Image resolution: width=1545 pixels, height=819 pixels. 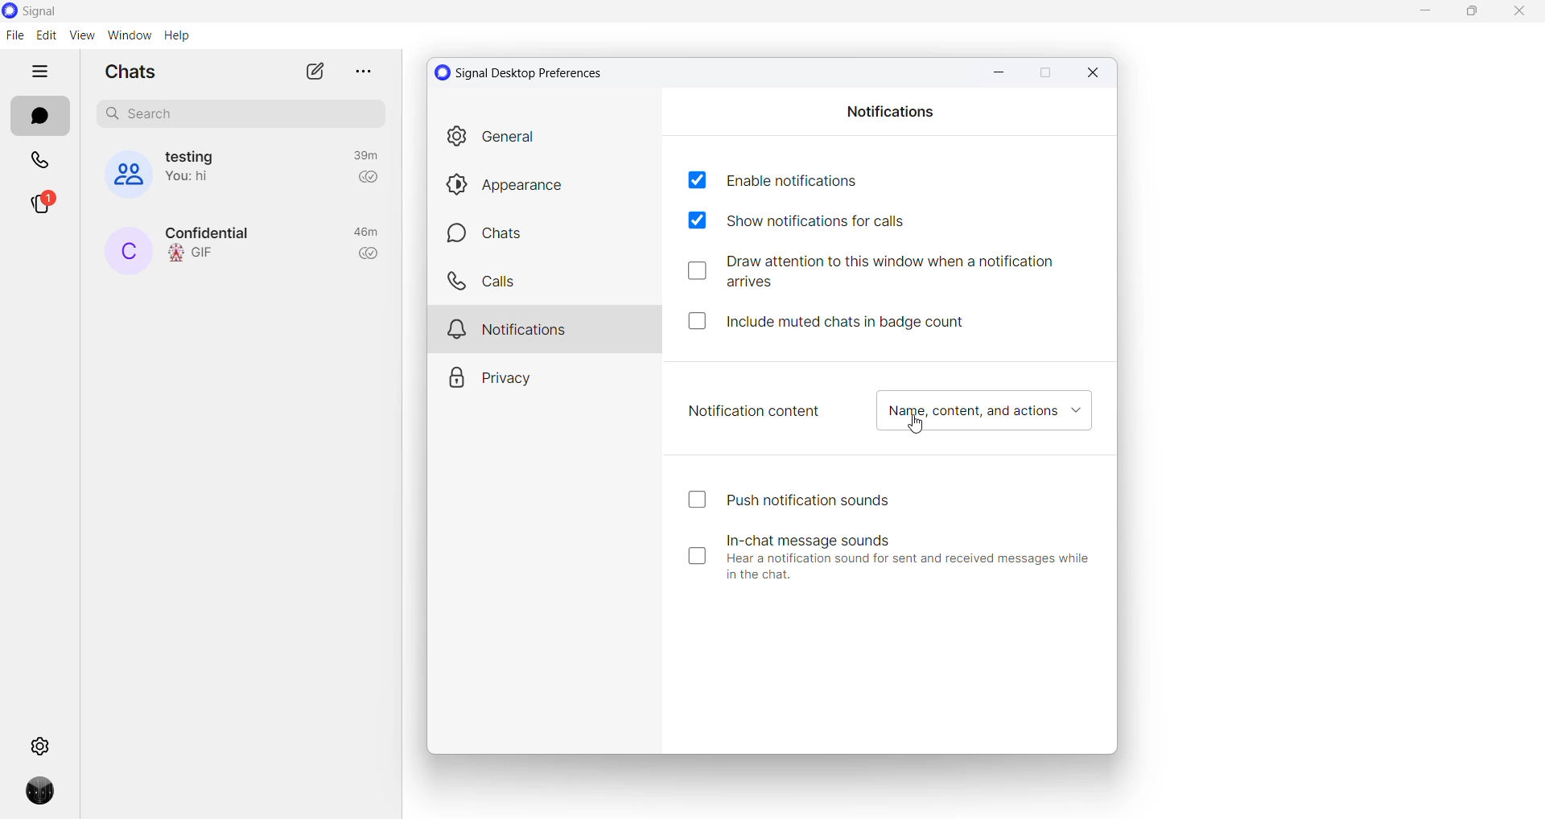 What do you see at coordinates (37, 117) in the screenshot?
I see `chats` at bounding box center [37, 117].